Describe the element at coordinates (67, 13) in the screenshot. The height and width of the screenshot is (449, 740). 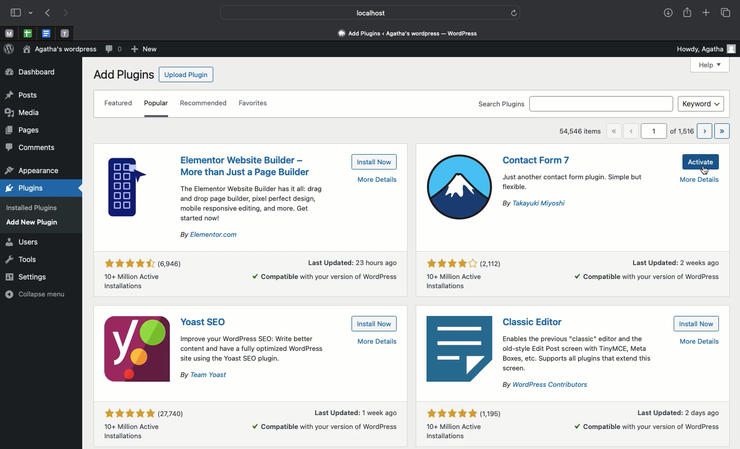
I see `Next page` at that location.